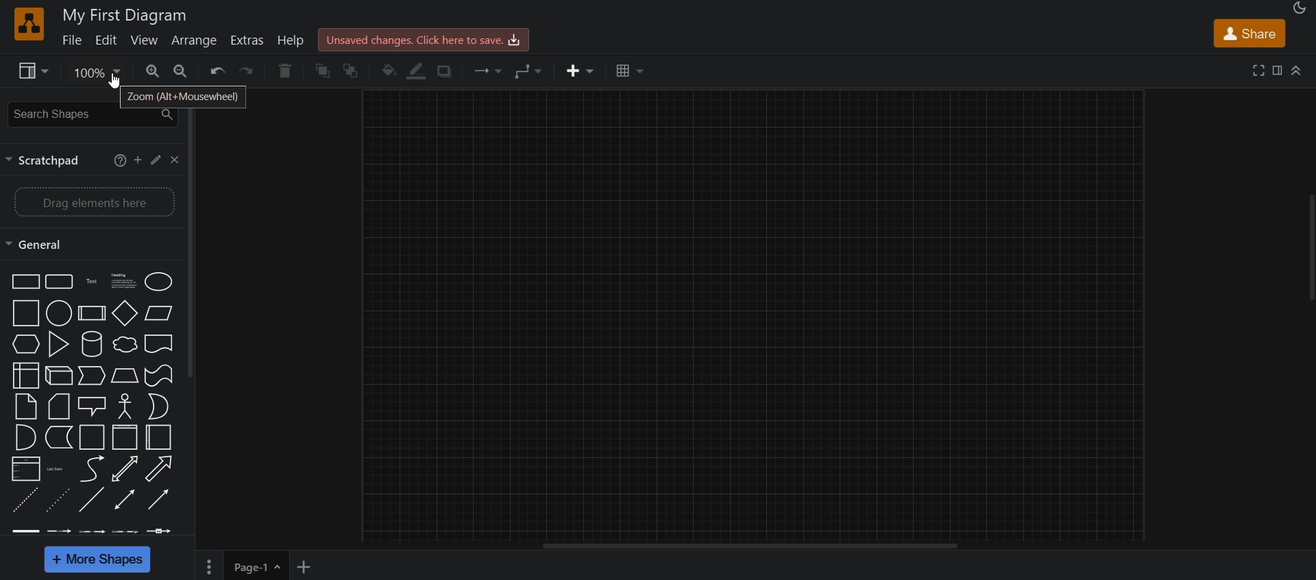 The image size is (1316, 580). I want to click on format, so click(1280, 69).